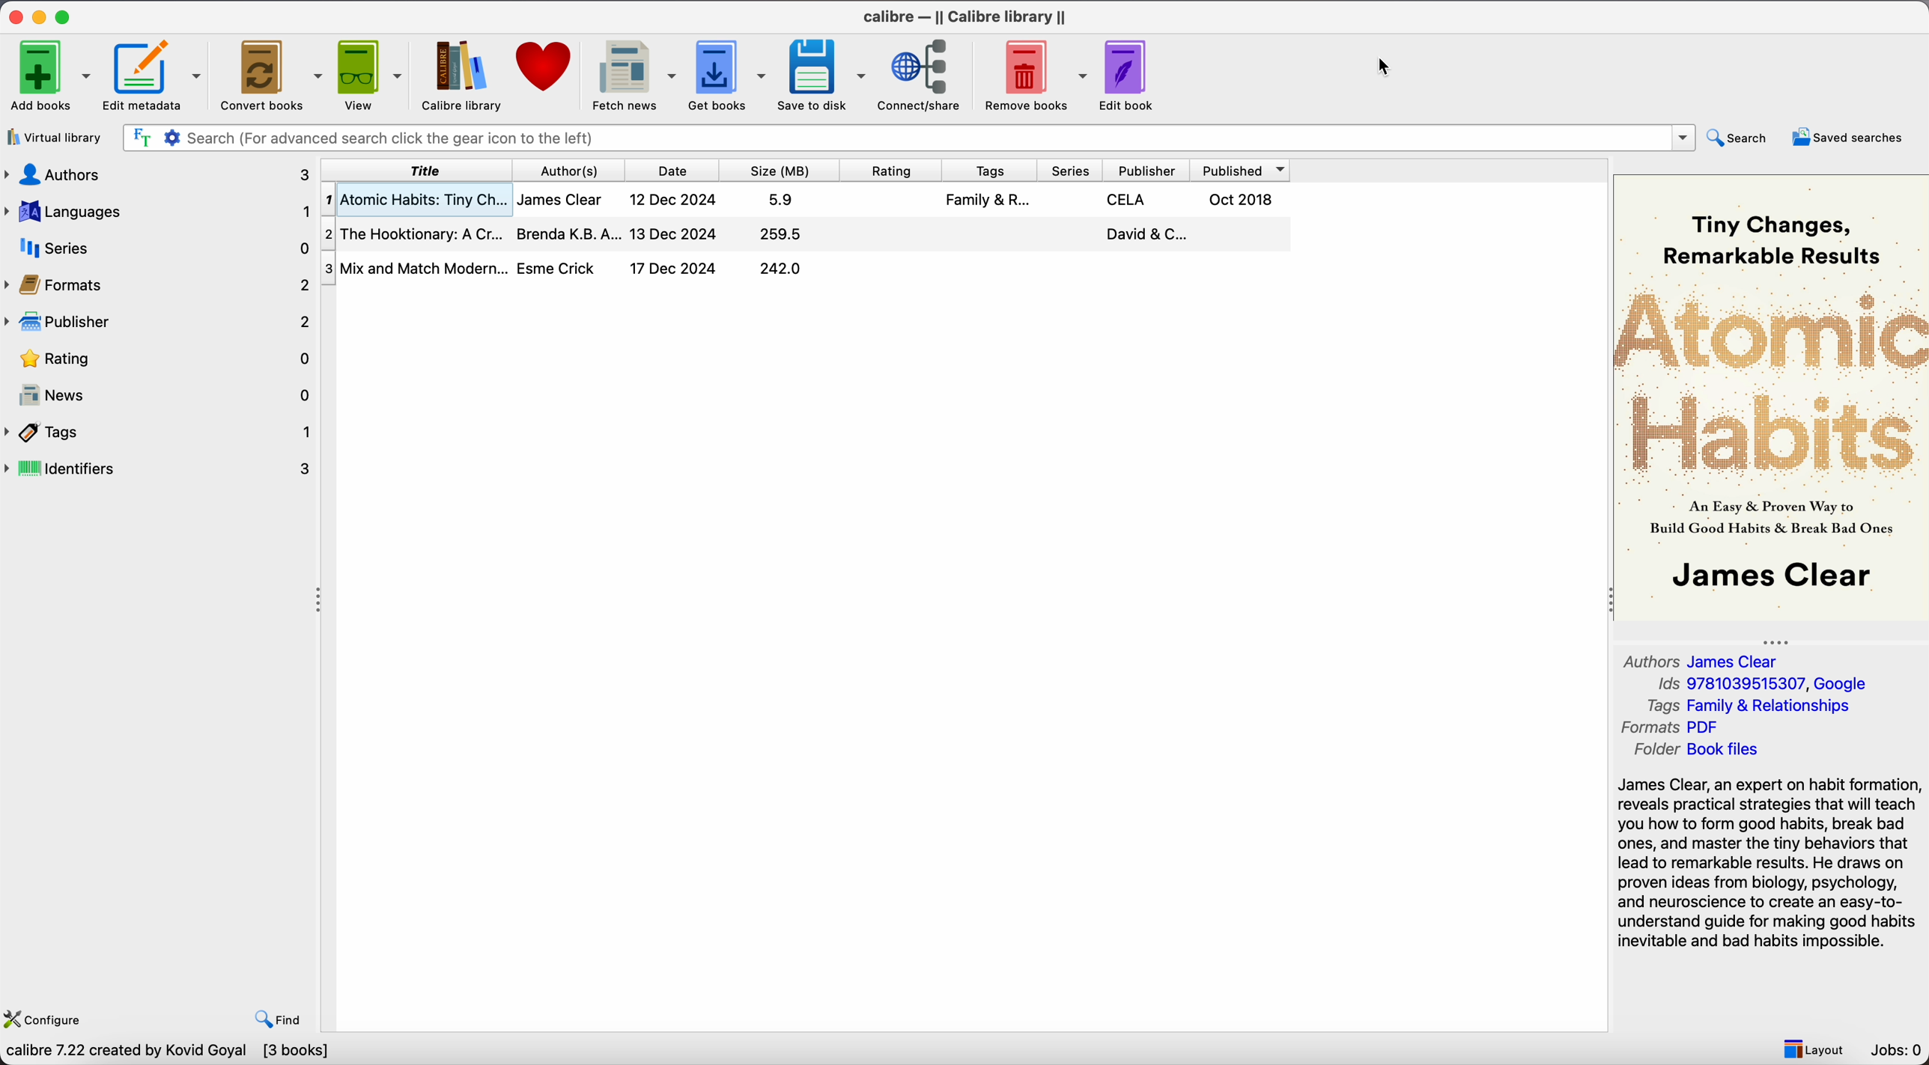  Describe the element at coordinates (993, 171) in the screenshot. I see `tags` at that location.